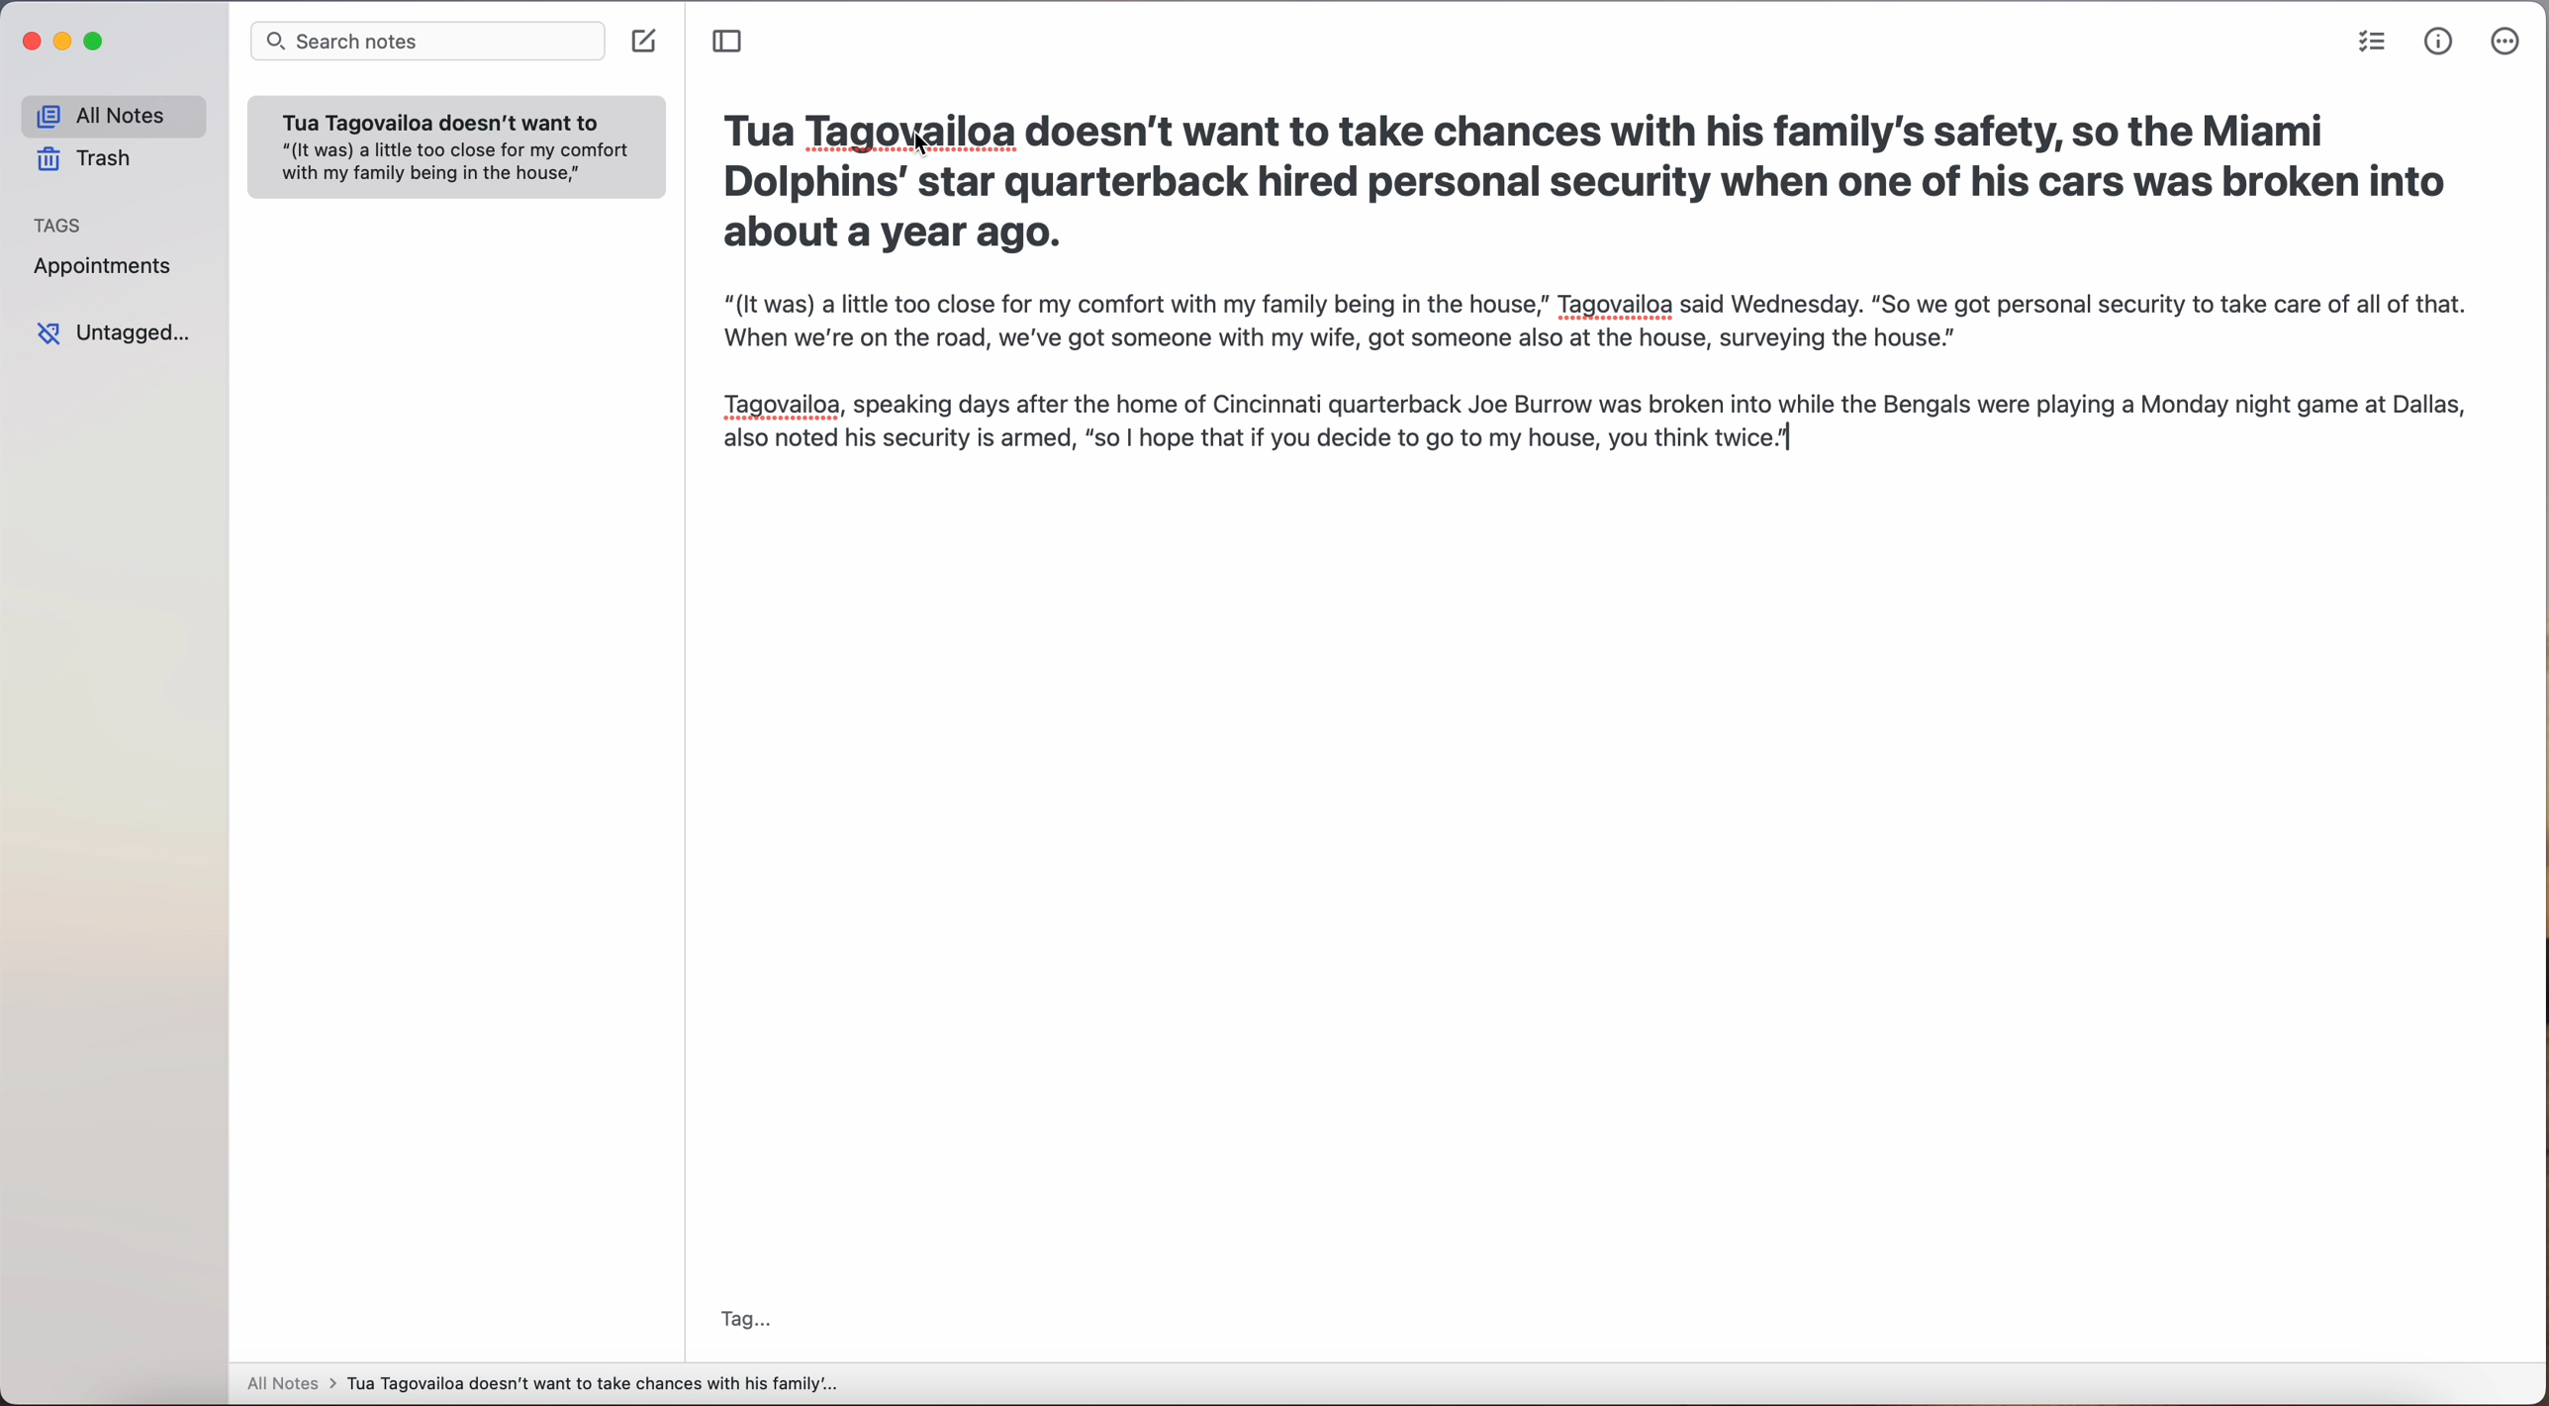 The image size is (2549, 1406). I want to click on toggle sidebar, so click(734, 43).